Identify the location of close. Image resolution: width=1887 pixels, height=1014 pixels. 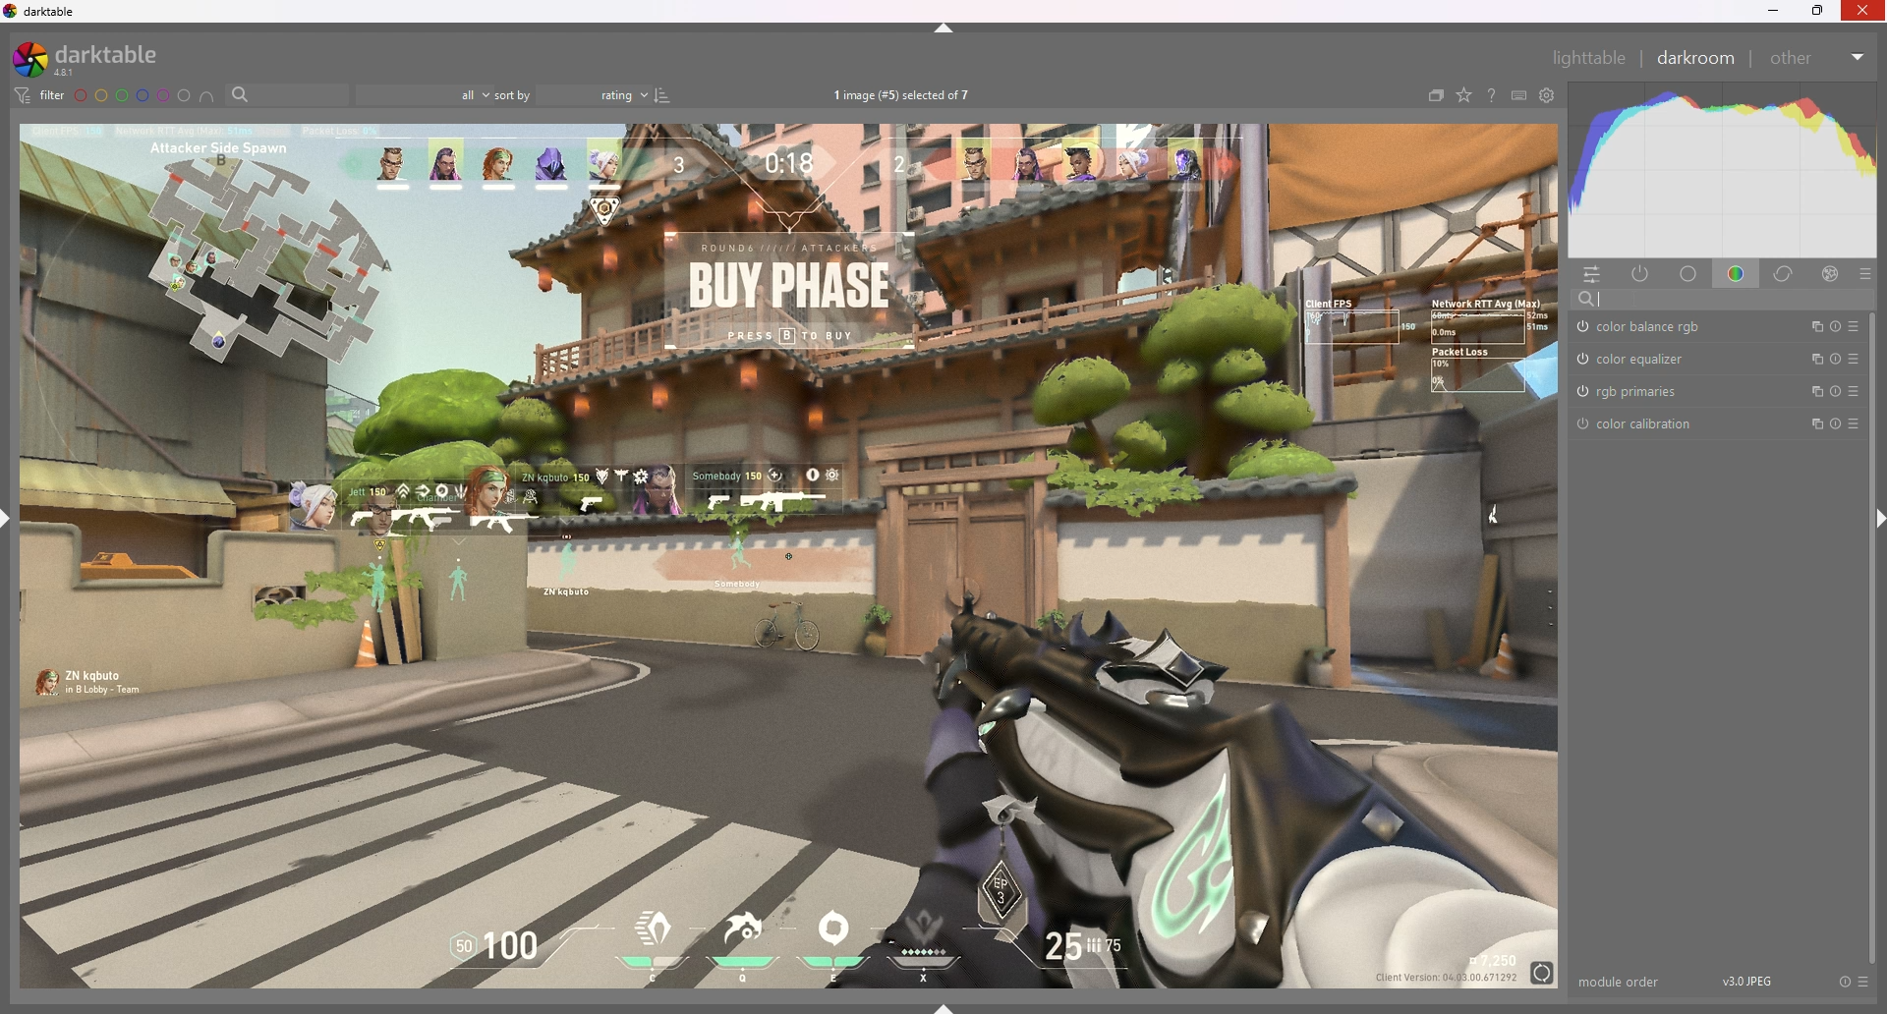
(1862, 11).